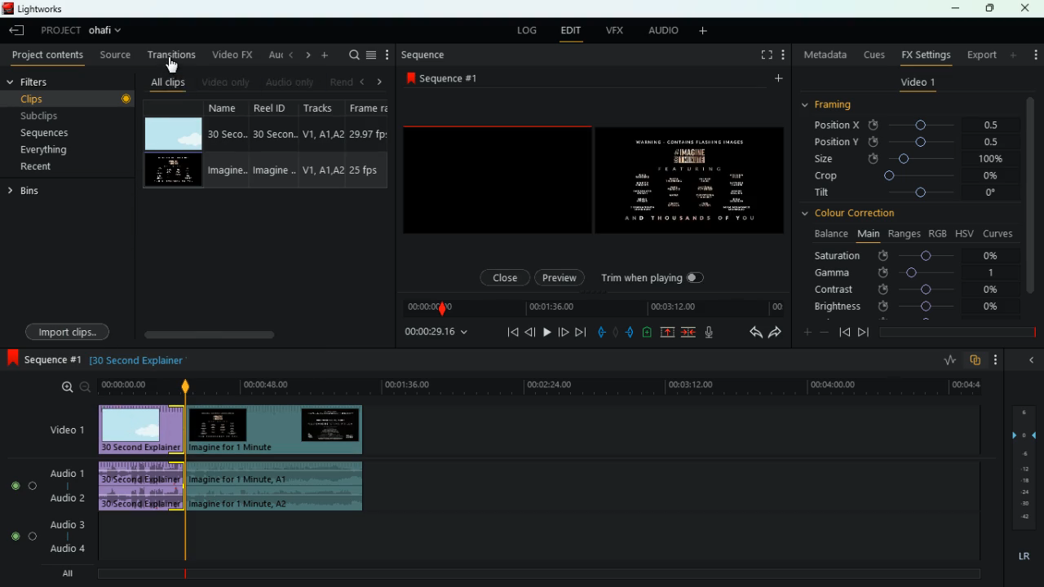 The image size is (1044, 587). Describe the element at coordinates (54, 166) in the screenshot. I see `recent` at that location.